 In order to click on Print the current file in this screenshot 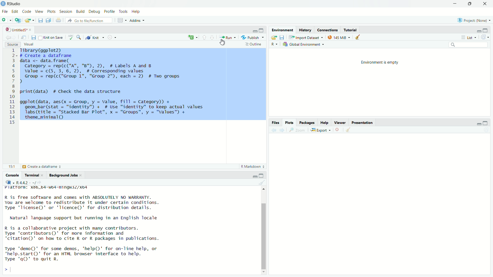, I will do `click(59, 21)`.